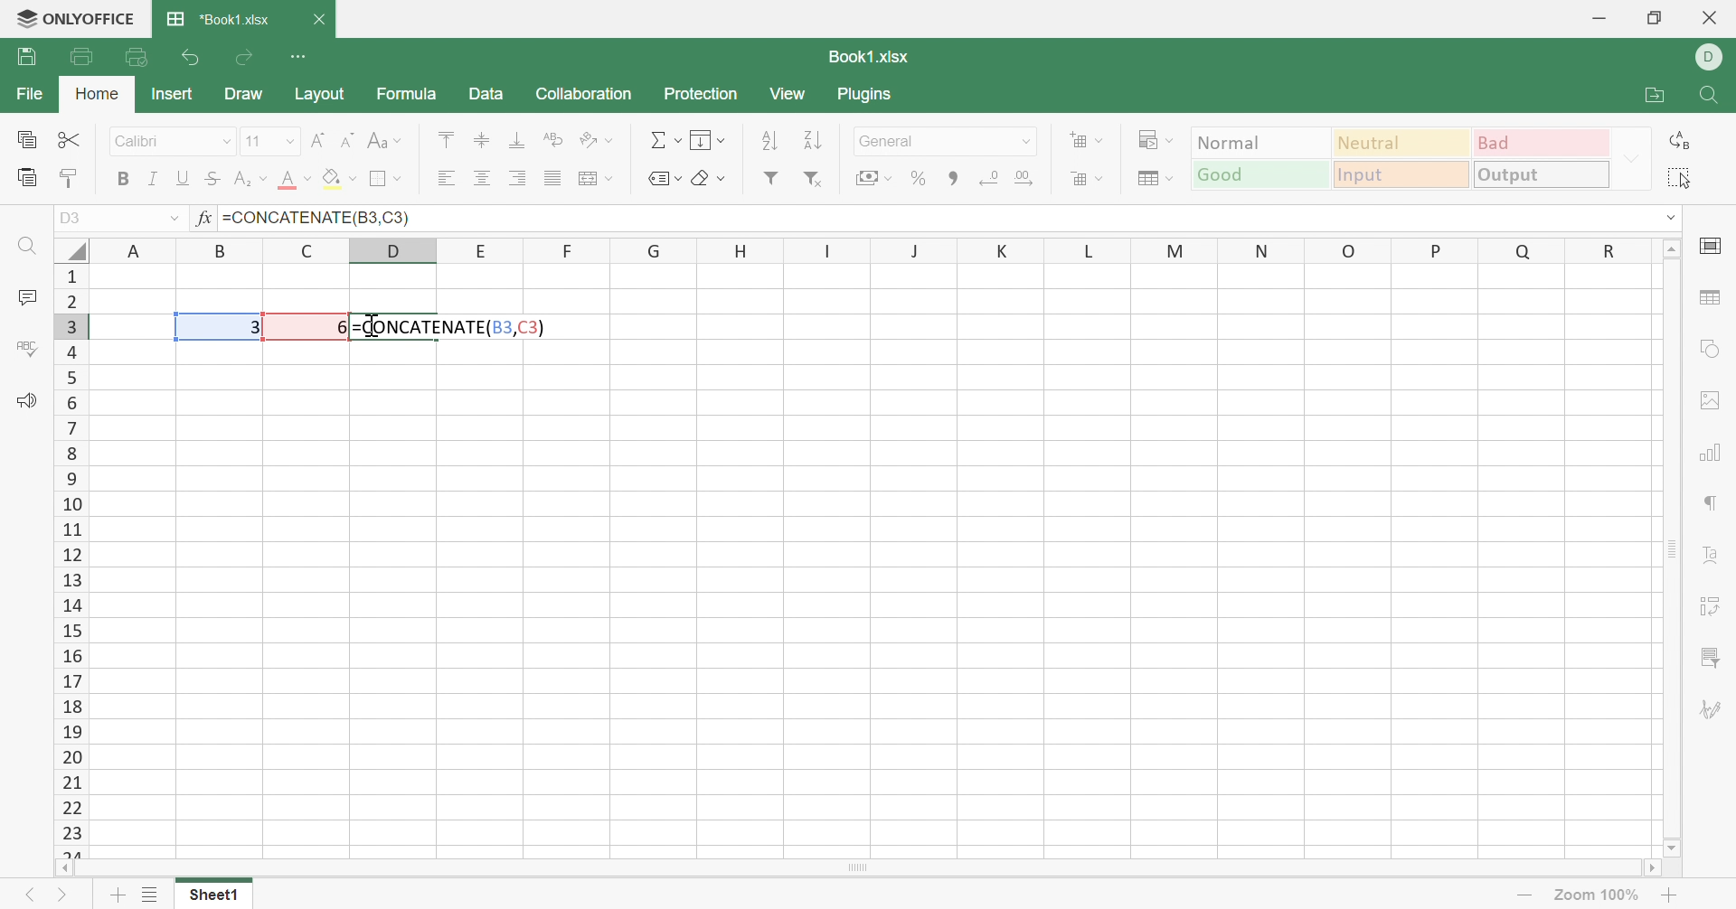 This screenshot has height=909, width=1736. I want to click on Fill color, so click(339, 179).